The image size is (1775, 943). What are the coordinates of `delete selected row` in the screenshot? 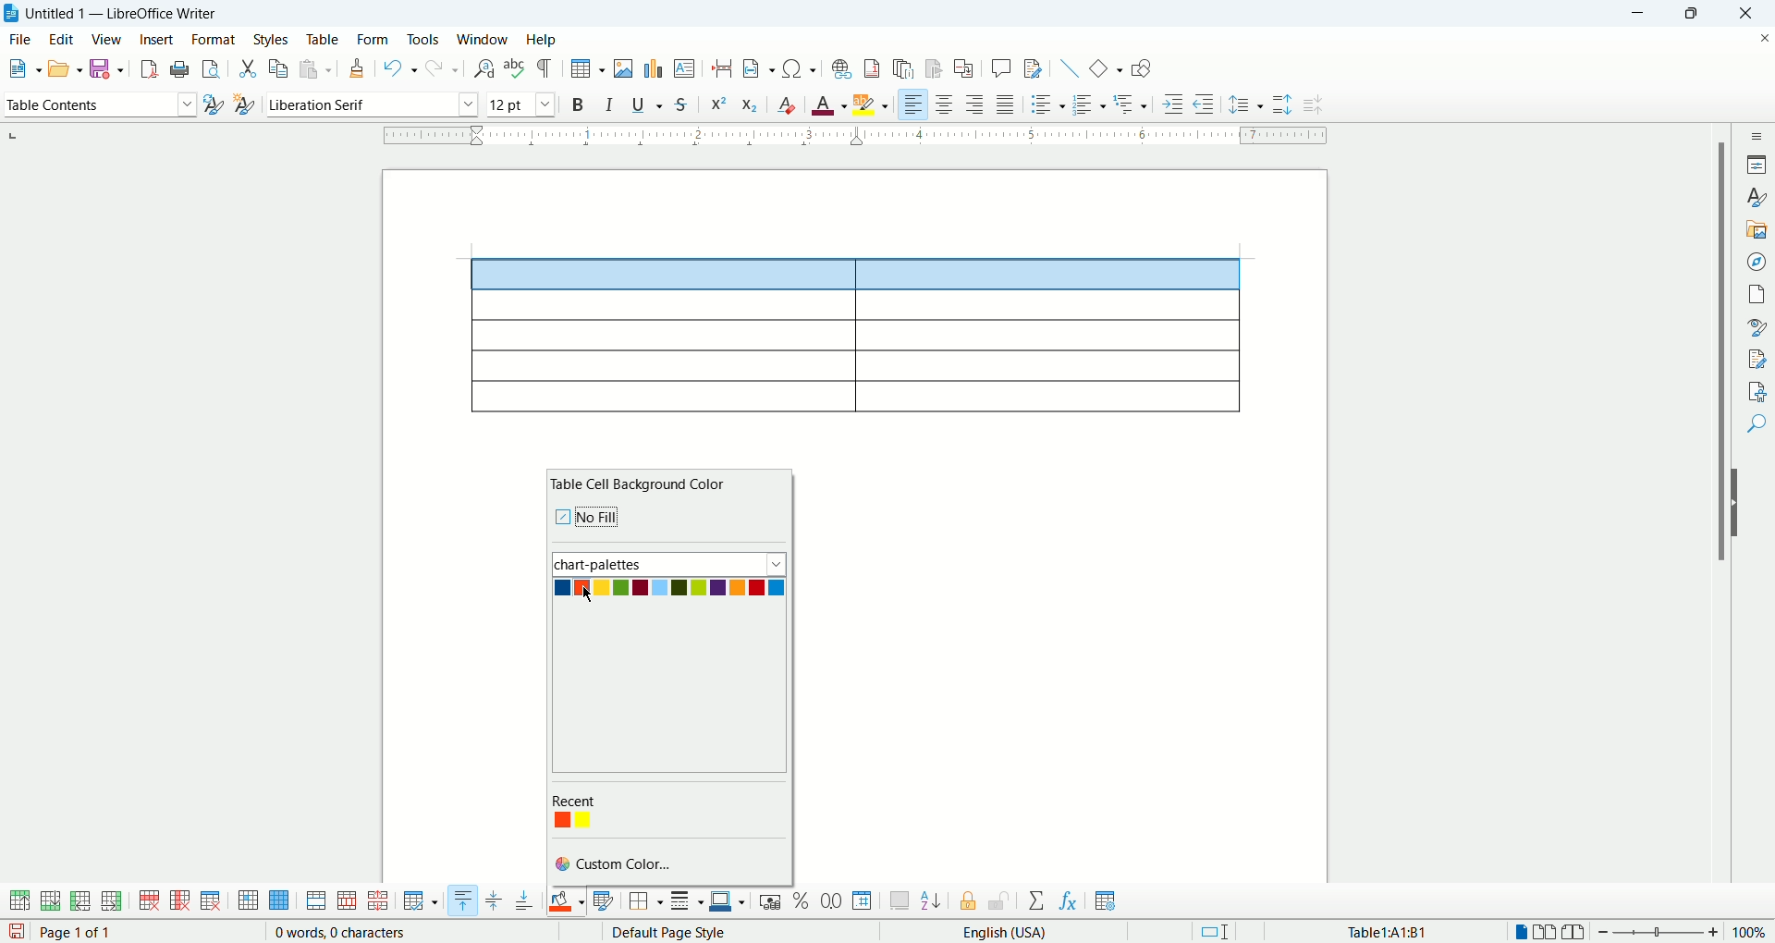 It's located at (151, 900).